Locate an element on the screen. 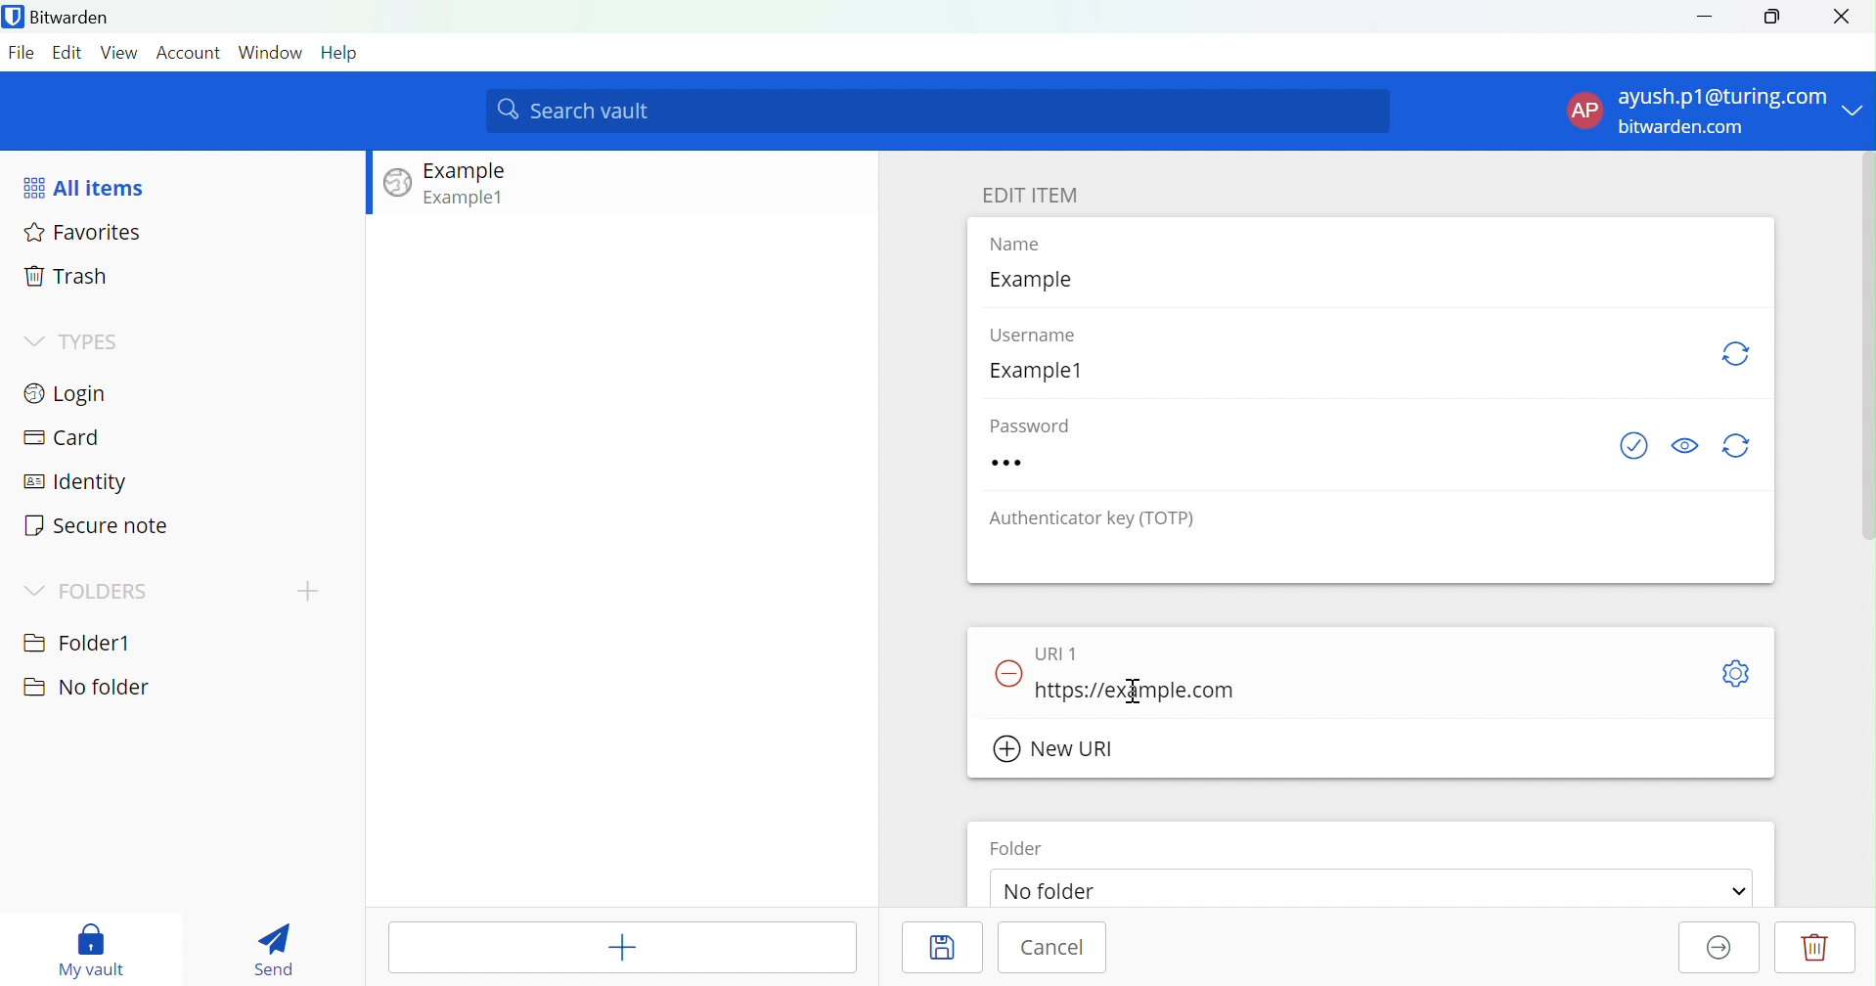 Image resolution: width=1876 pixels, height=986 pixels. TYPES is located at coordinates (92, 343).